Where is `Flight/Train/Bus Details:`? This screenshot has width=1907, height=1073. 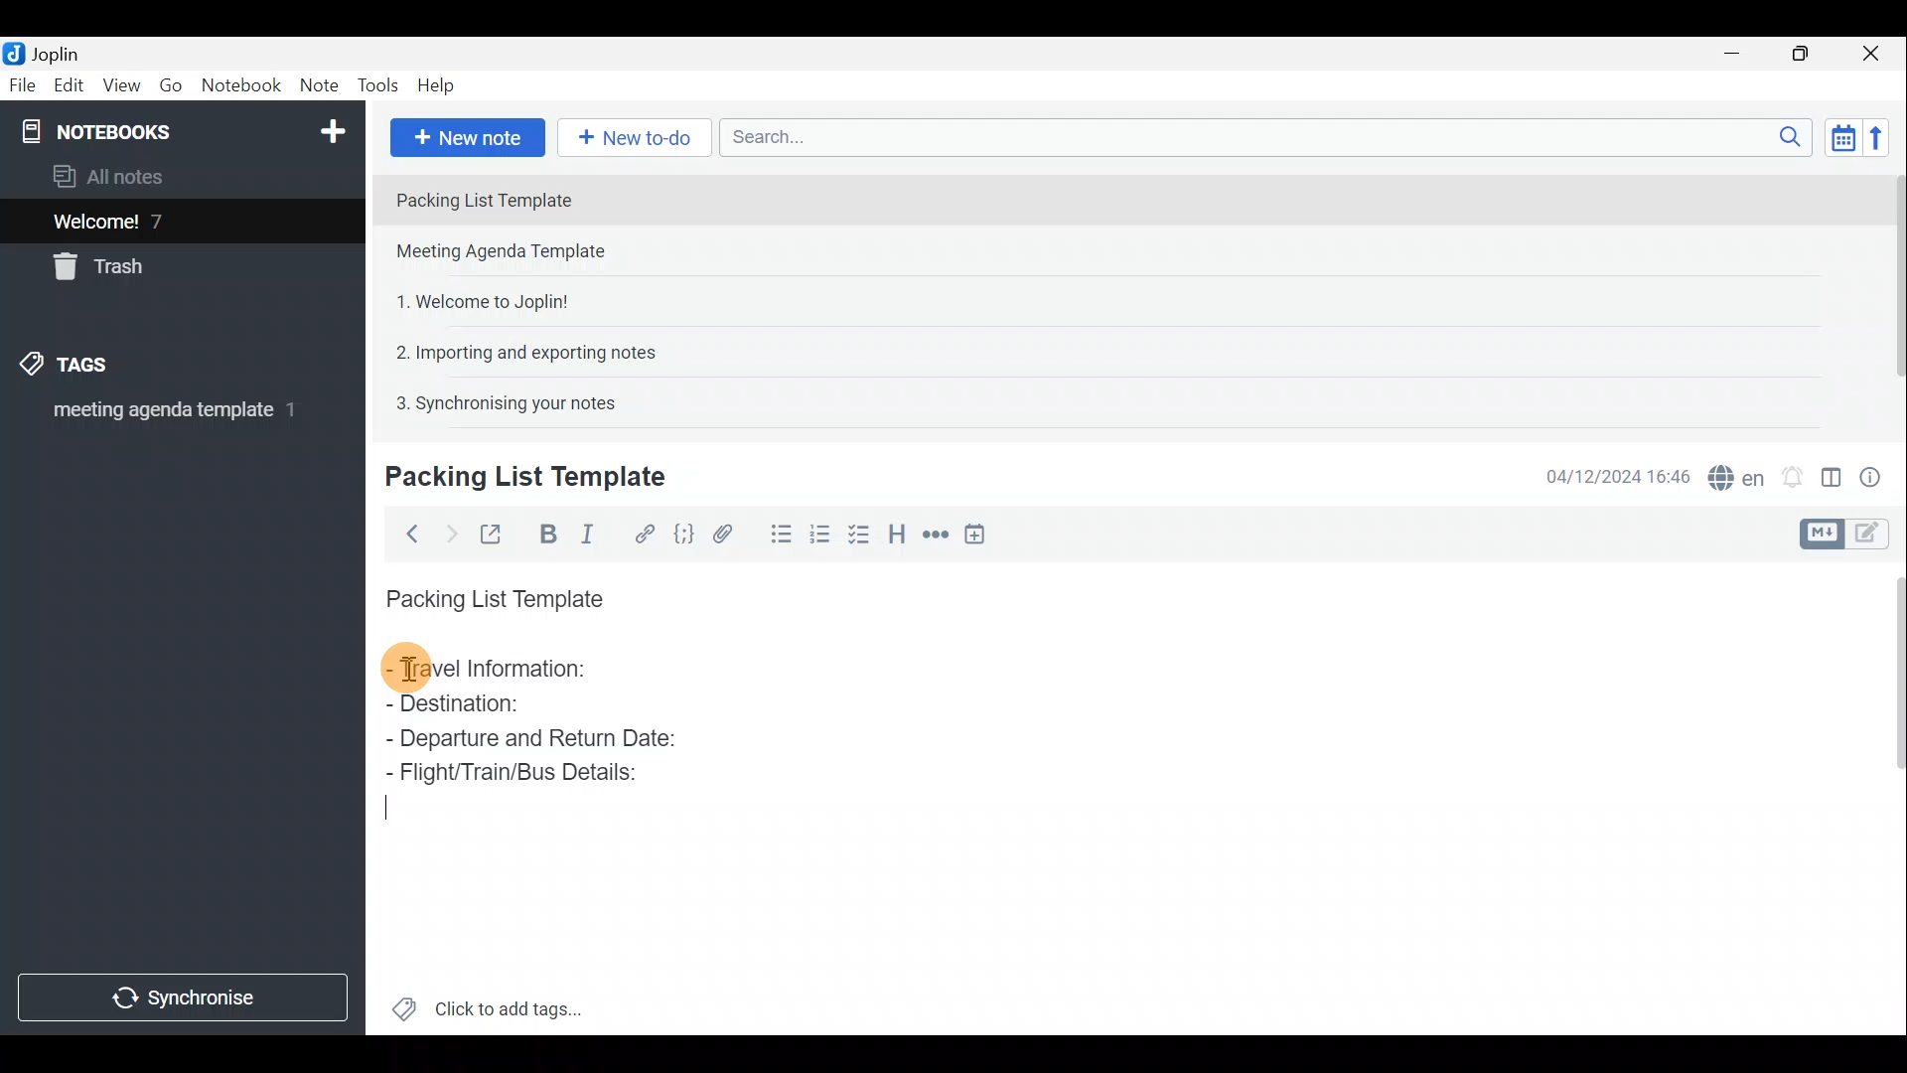 Flight/Train/Bus Details: is located at coordinates (517, 774).